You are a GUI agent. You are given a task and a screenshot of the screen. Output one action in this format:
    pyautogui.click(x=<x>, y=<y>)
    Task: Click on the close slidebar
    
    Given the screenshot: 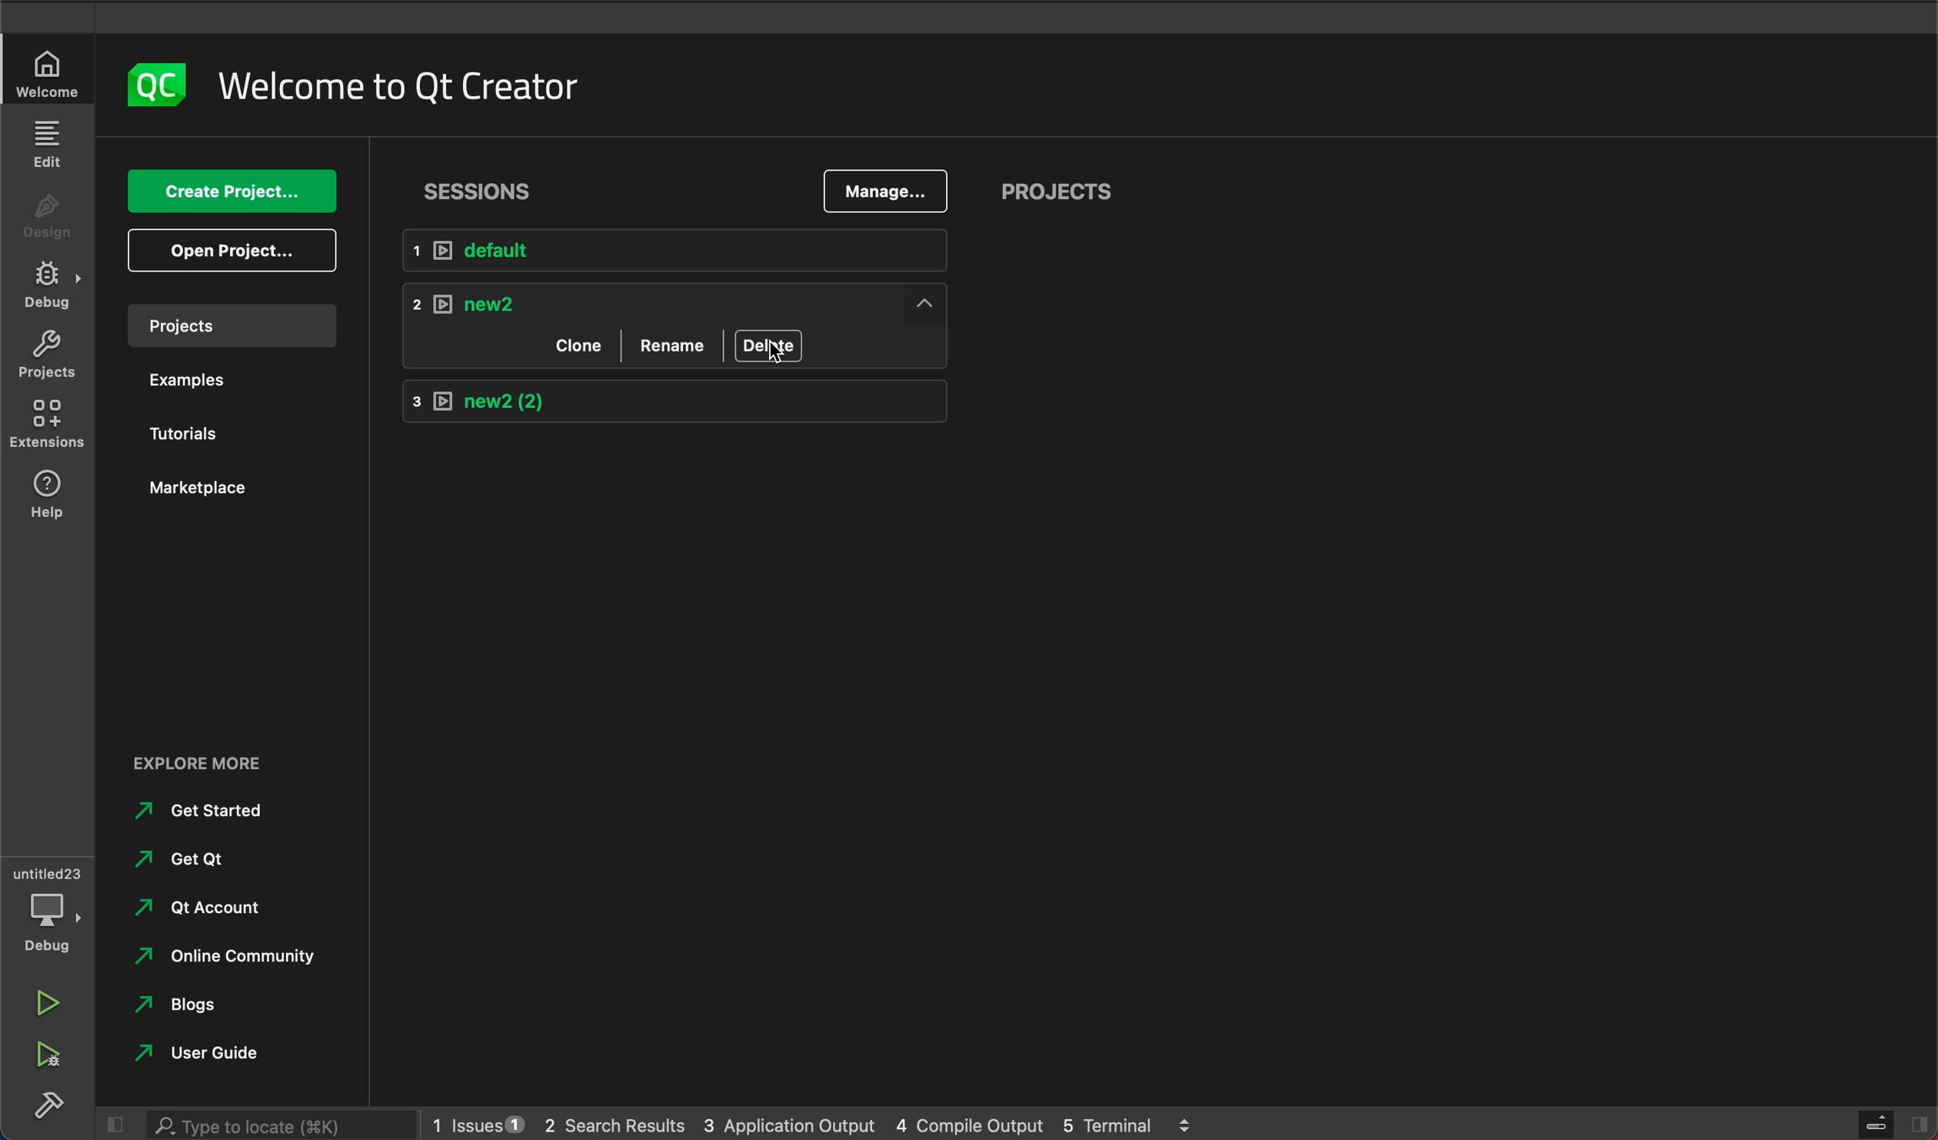 What is the action you would take?
    pyautogui.click(x=1889, y=1124)
    